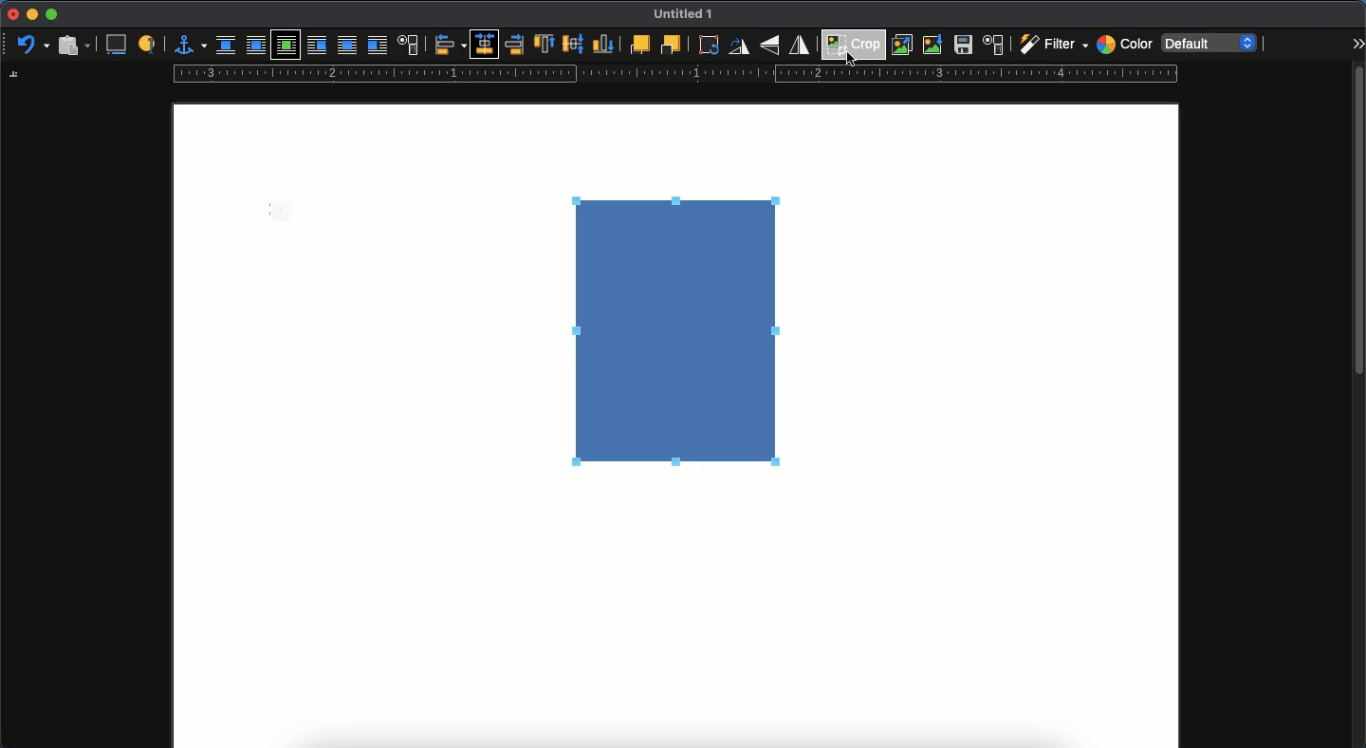  What do you see at coordinates (1124, 47) in the screenshot?
I see `color` at bounding box center [1124, 47].